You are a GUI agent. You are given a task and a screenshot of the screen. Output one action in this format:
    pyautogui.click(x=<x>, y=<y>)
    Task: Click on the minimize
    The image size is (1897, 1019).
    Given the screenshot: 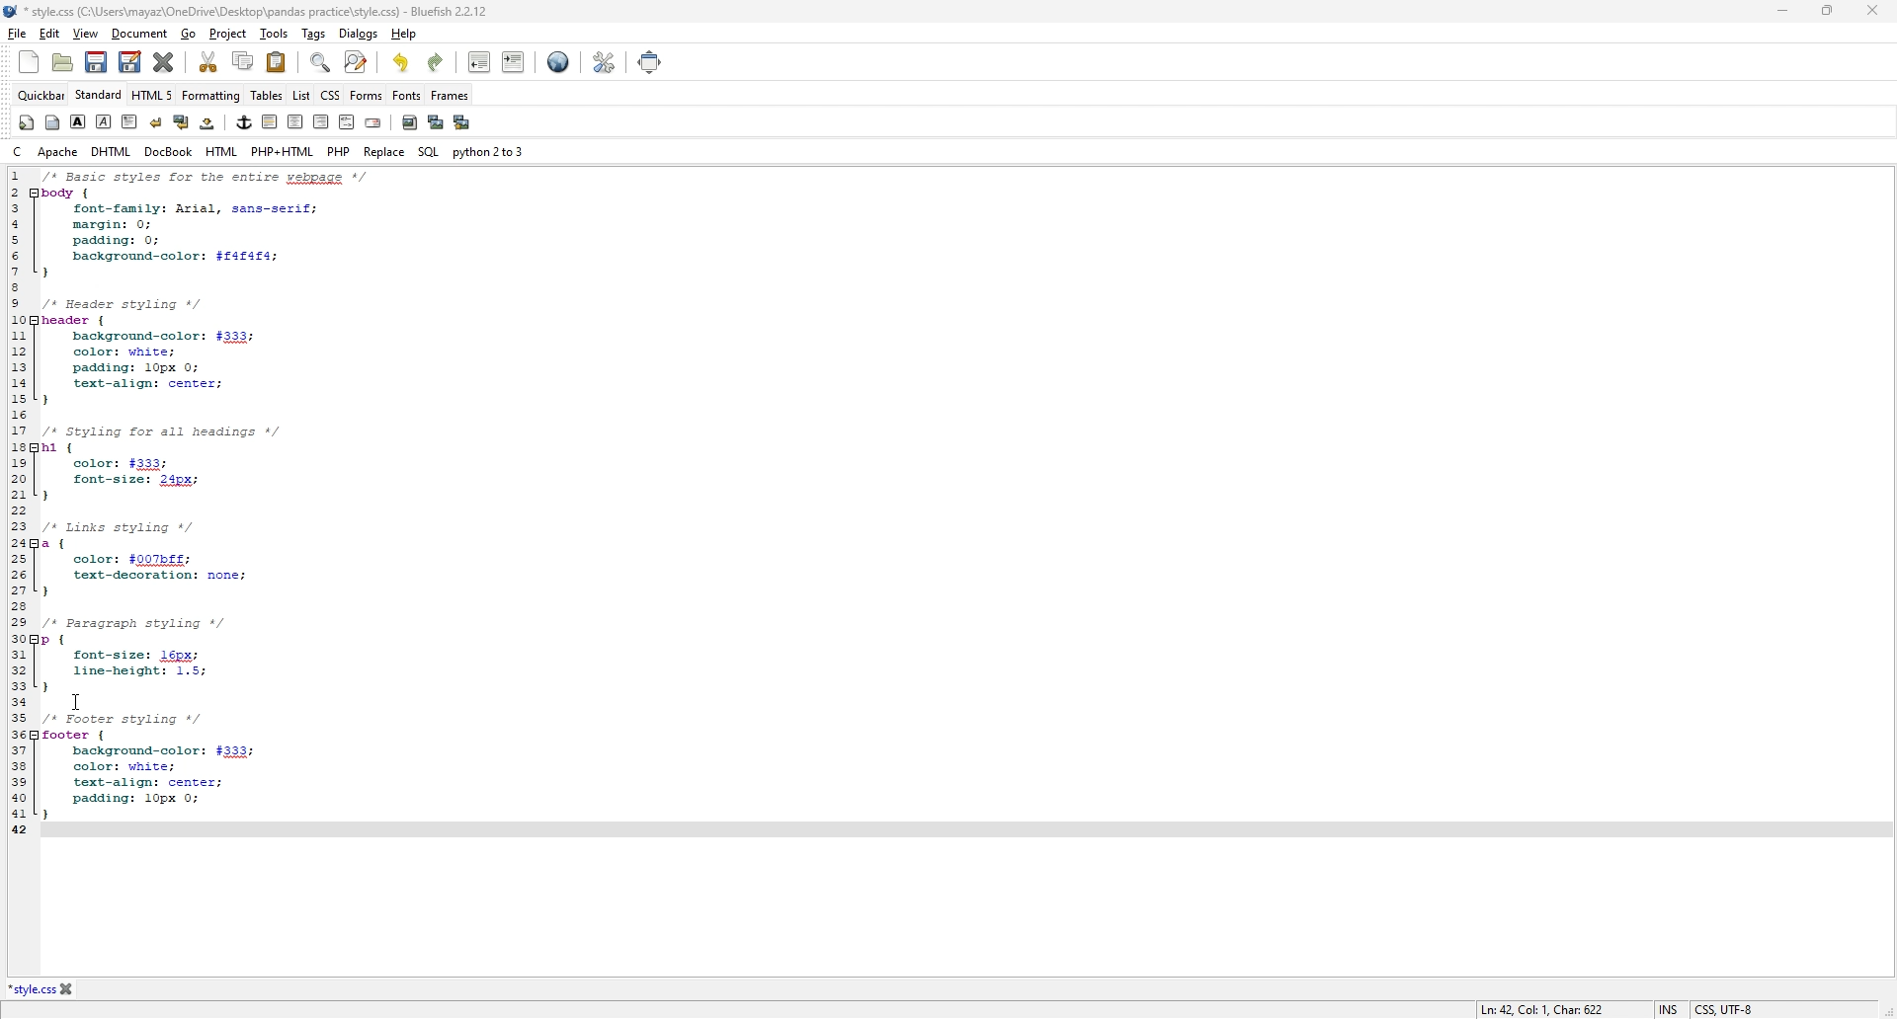 What is the action you would take?
    pyautogui.click(x=1783, y=11)
    